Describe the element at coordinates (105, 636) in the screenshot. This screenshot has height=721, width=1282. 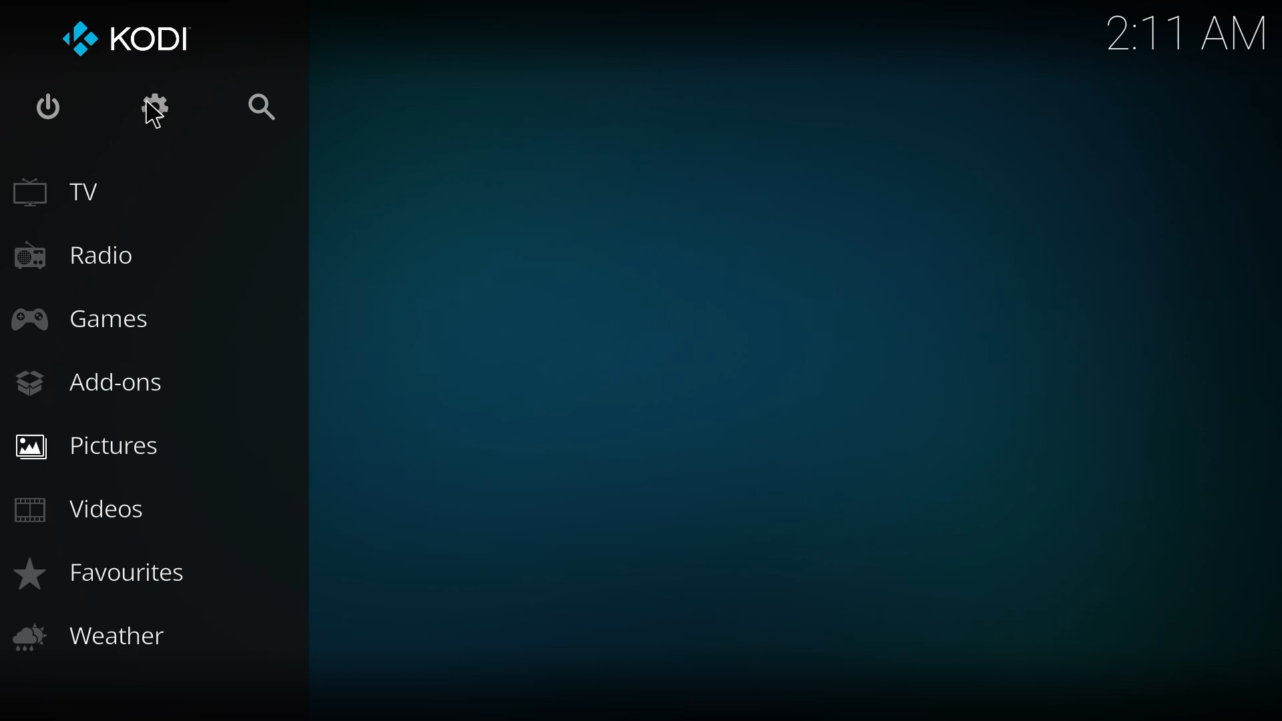
I see `weather` at that location.